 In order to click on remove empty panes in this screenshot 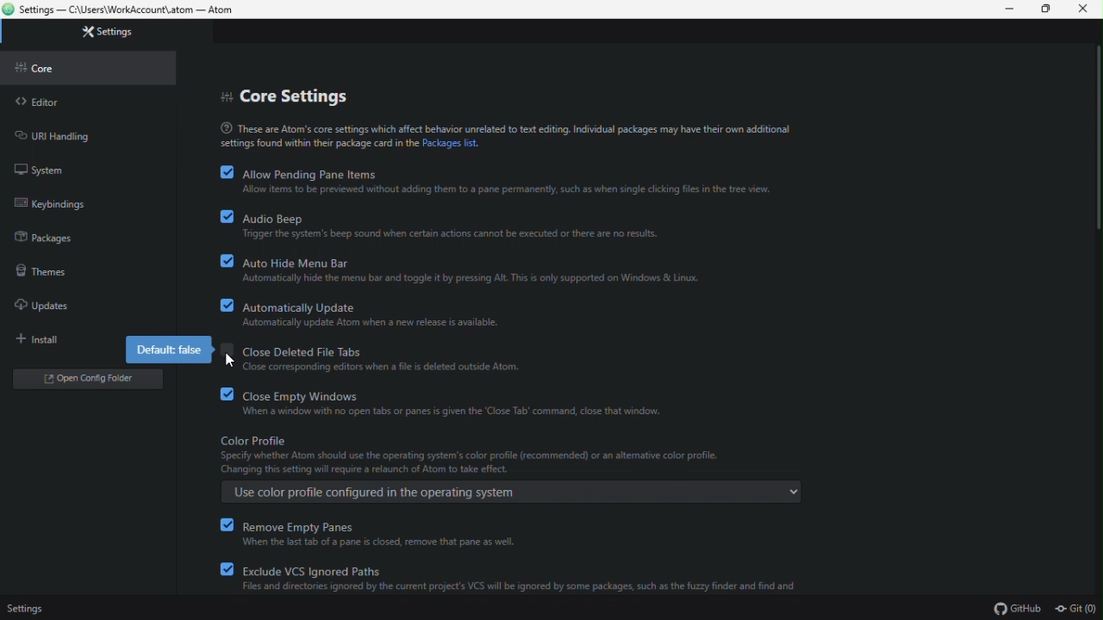, I will do `click(387, 533)`.